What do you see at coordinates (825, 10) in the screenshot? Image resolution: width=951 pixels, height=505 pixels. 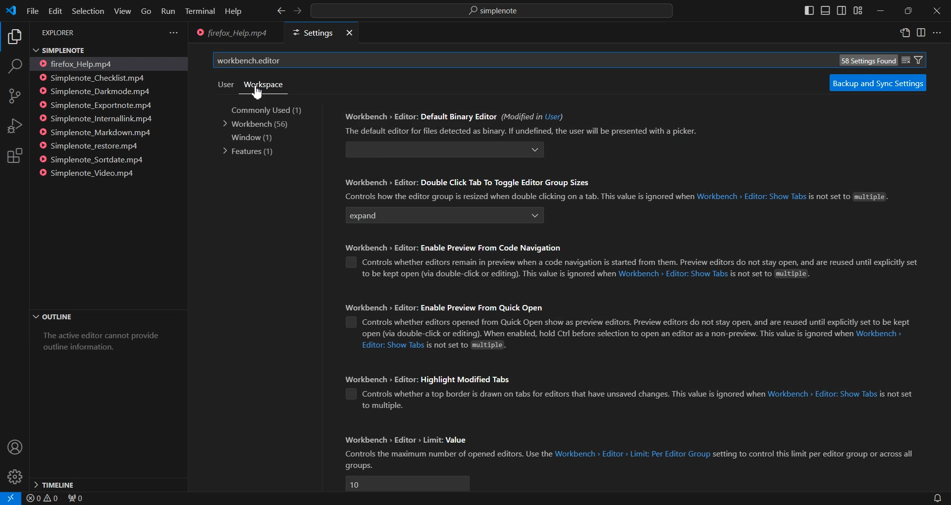 I see `Toggle pannel` at bounding box center [825, 10].